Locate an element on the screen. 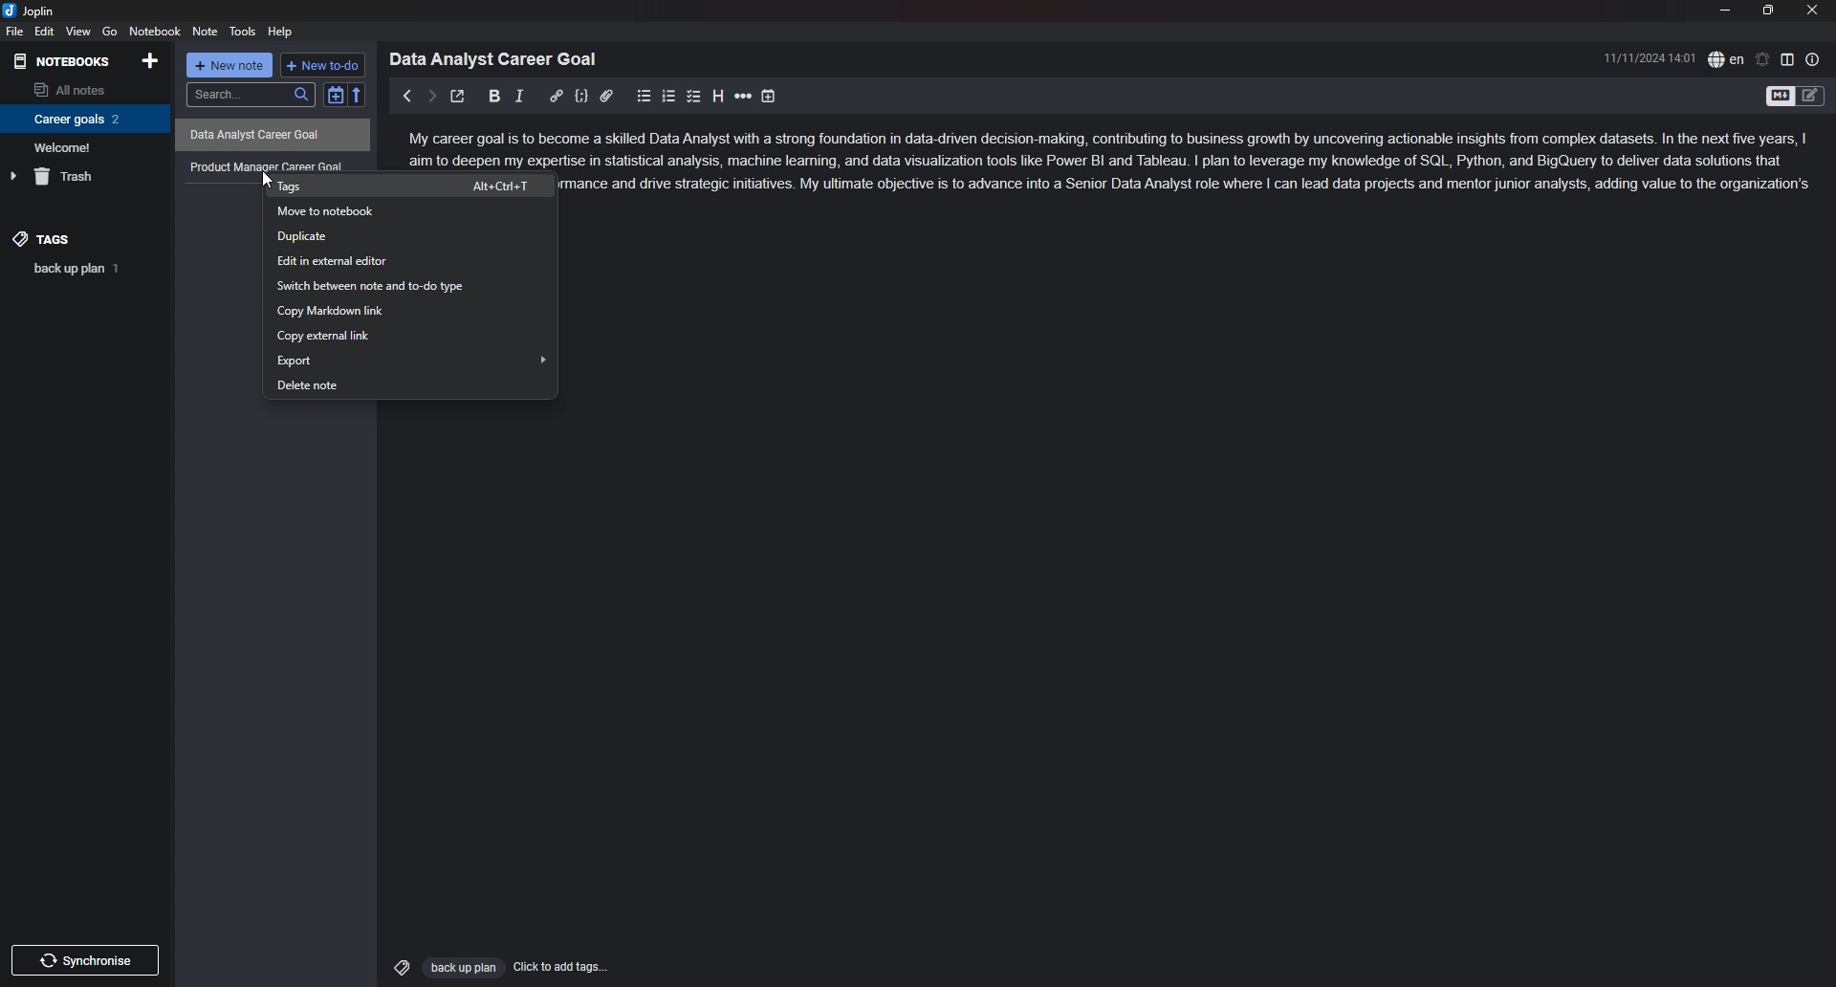 The height and width of the screenshot is (987, 1836). toggle external editor is located at coordinates (459, 96).